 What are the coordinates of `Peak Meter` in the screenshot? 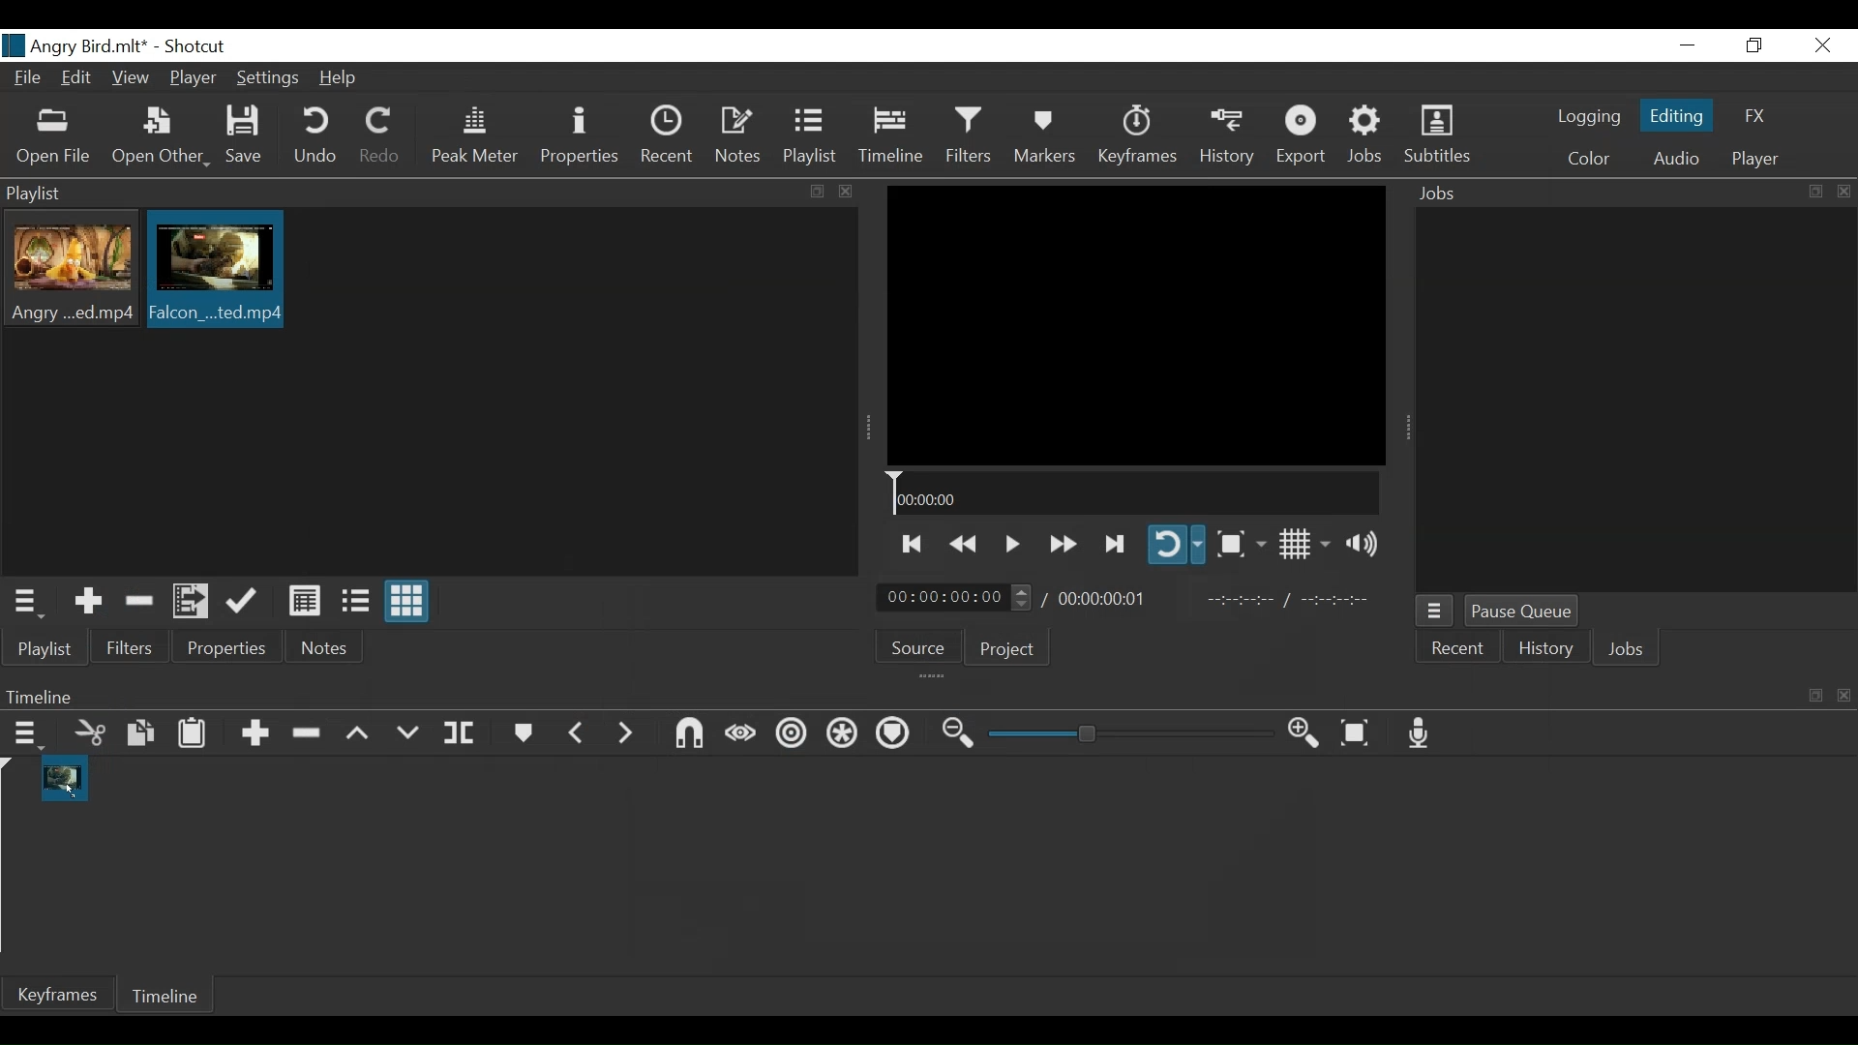 It's located at (479, 136).